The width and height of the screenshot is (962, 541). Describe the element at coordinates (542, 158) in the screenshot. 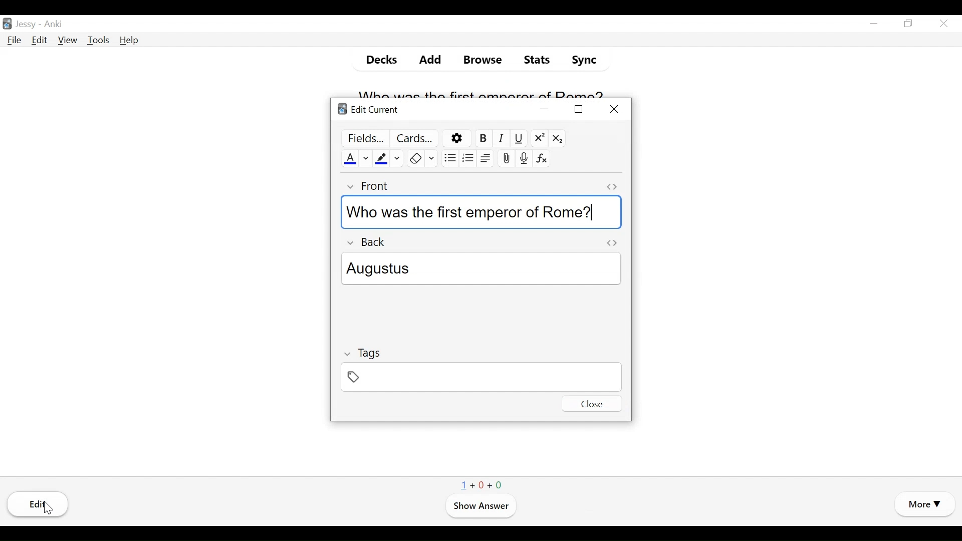

I see `Equations` at that location.